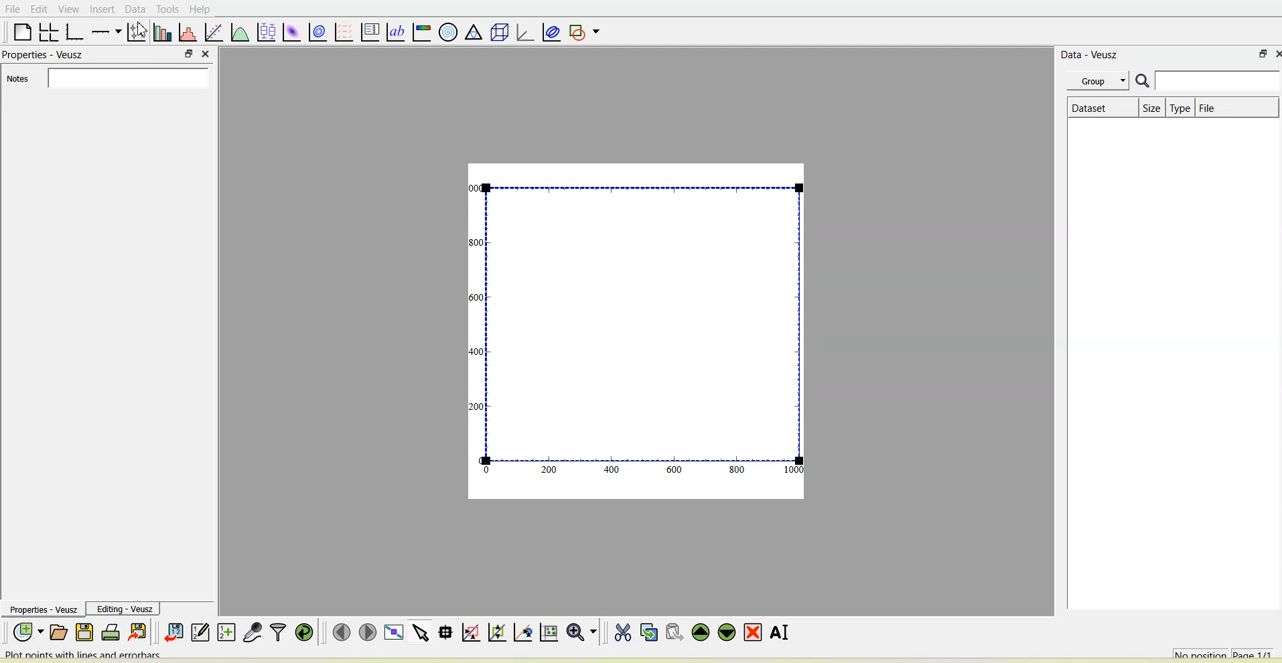 This screenshot has width=1282, height=663. Describe the element at coordinates (1180, 108) in the screenshot. I see `Type` at that location.